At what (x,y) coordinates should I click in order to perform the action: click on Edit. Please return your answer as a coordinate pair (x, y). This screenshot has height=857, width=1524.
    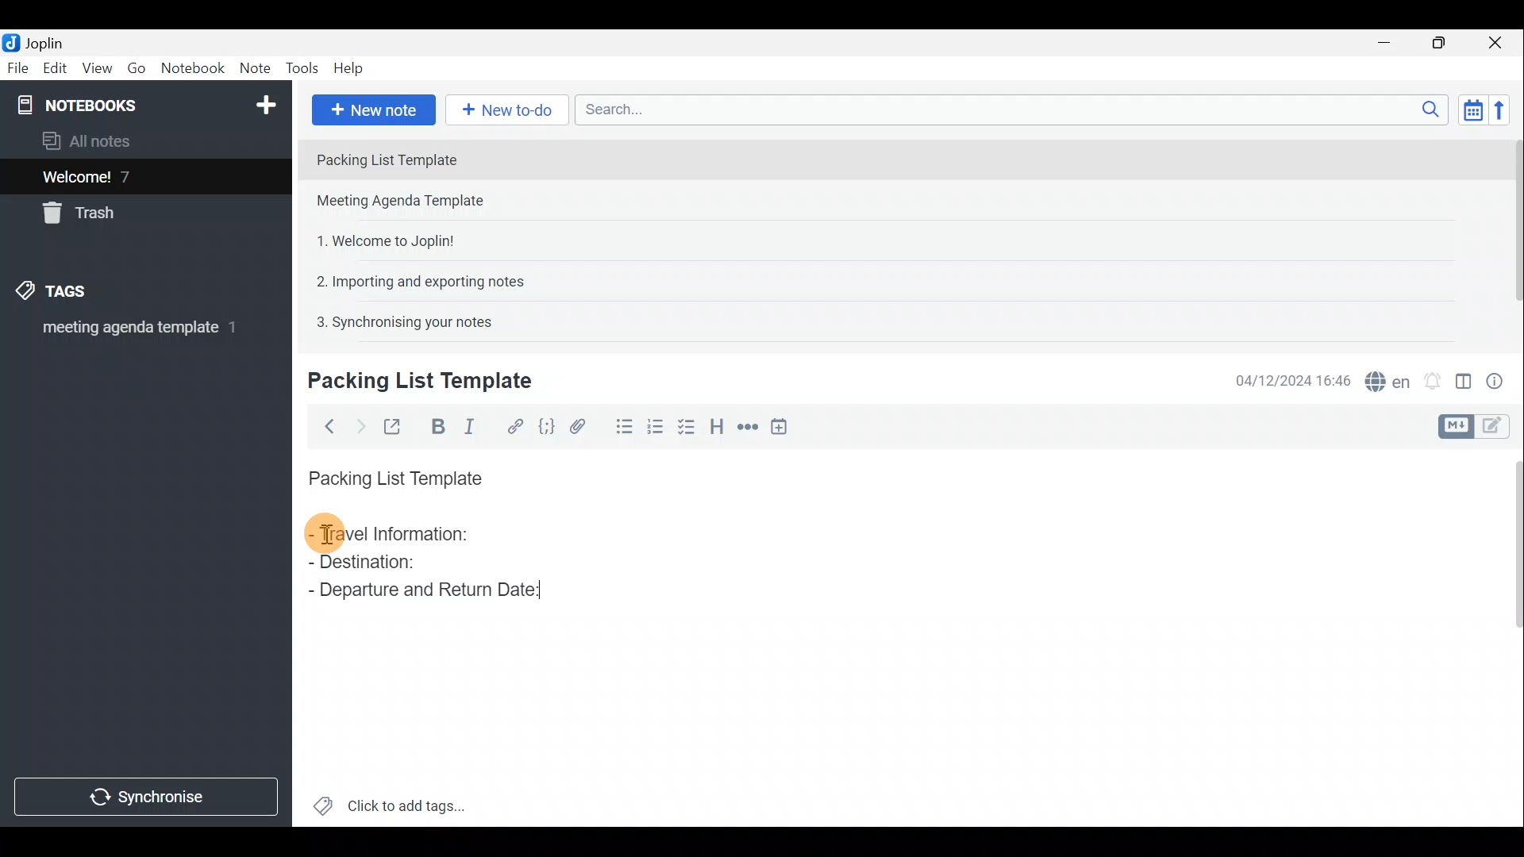
    Looking at the image, I should click on (52, 69).